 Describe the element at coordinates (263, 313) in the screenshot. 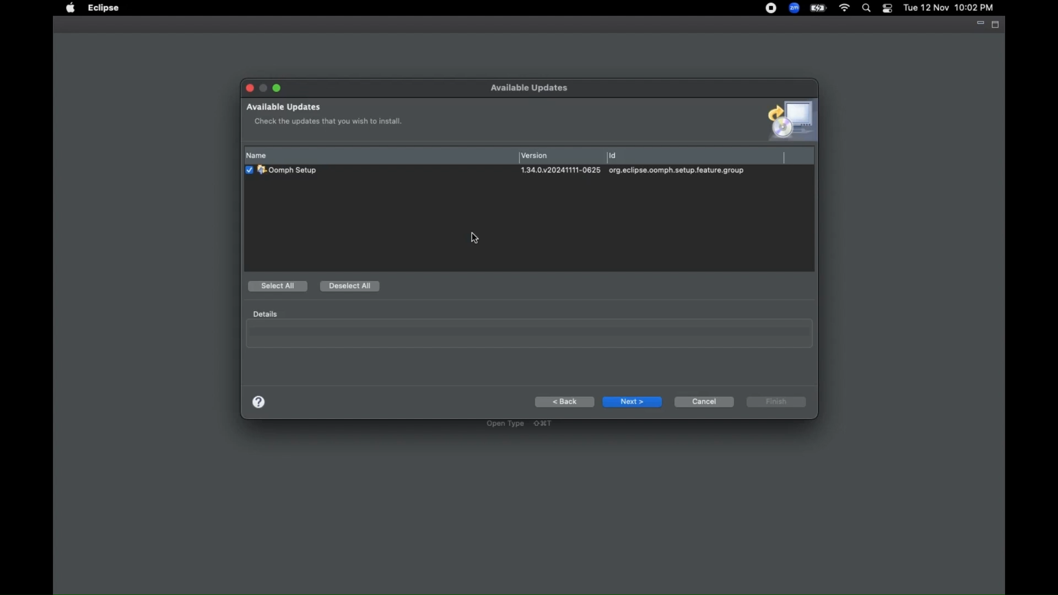

I see `Details` at that location.